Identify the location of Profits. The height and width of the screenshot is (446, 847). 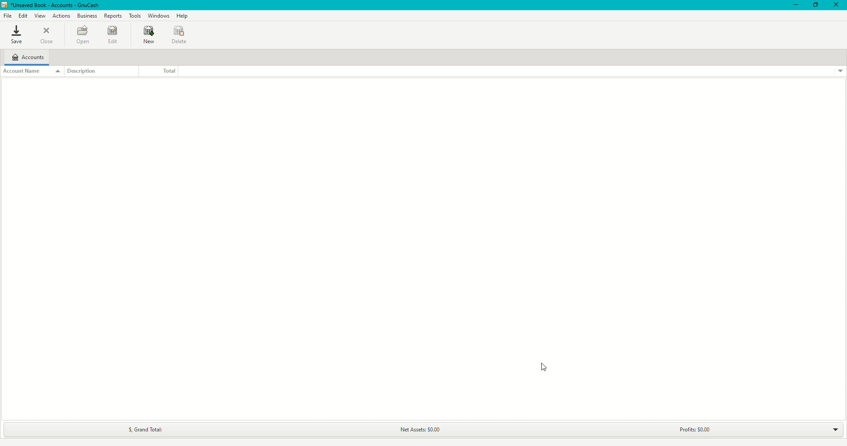
(690, 430).